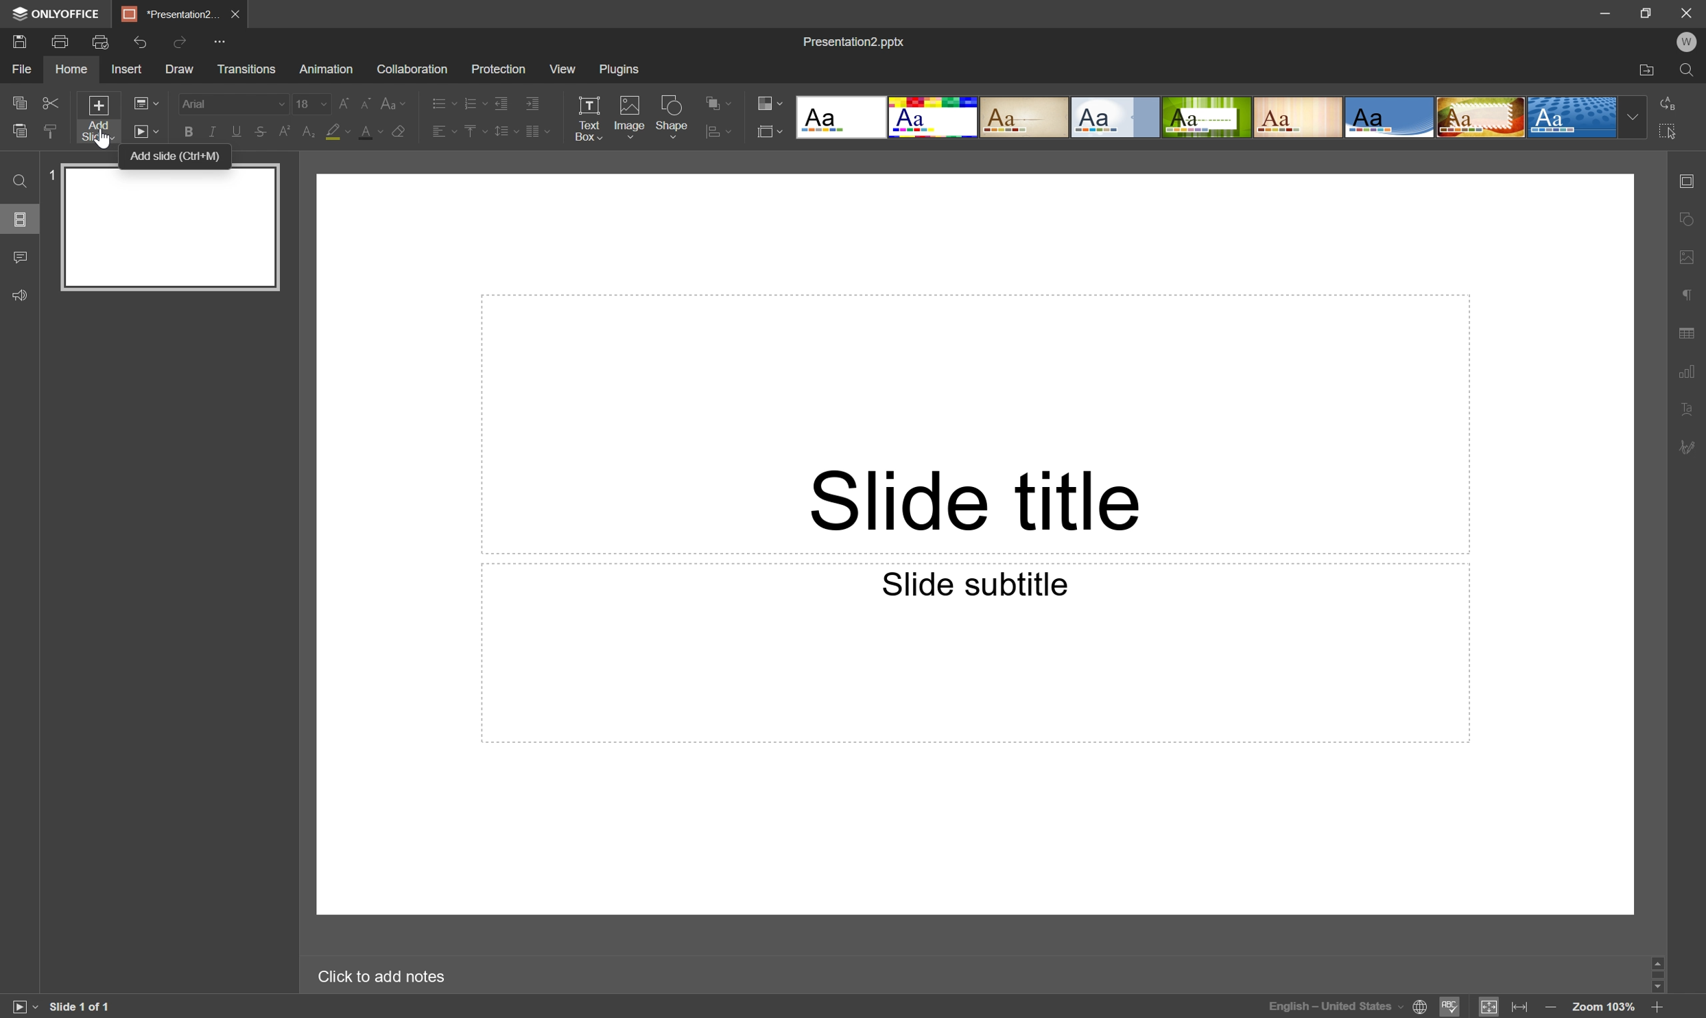 The height and width of the screenshot is (1018, 1706). What do you see at coordinates (21, 102) in the screenshot?
I see `Copy` at bounding box center [21, 102].